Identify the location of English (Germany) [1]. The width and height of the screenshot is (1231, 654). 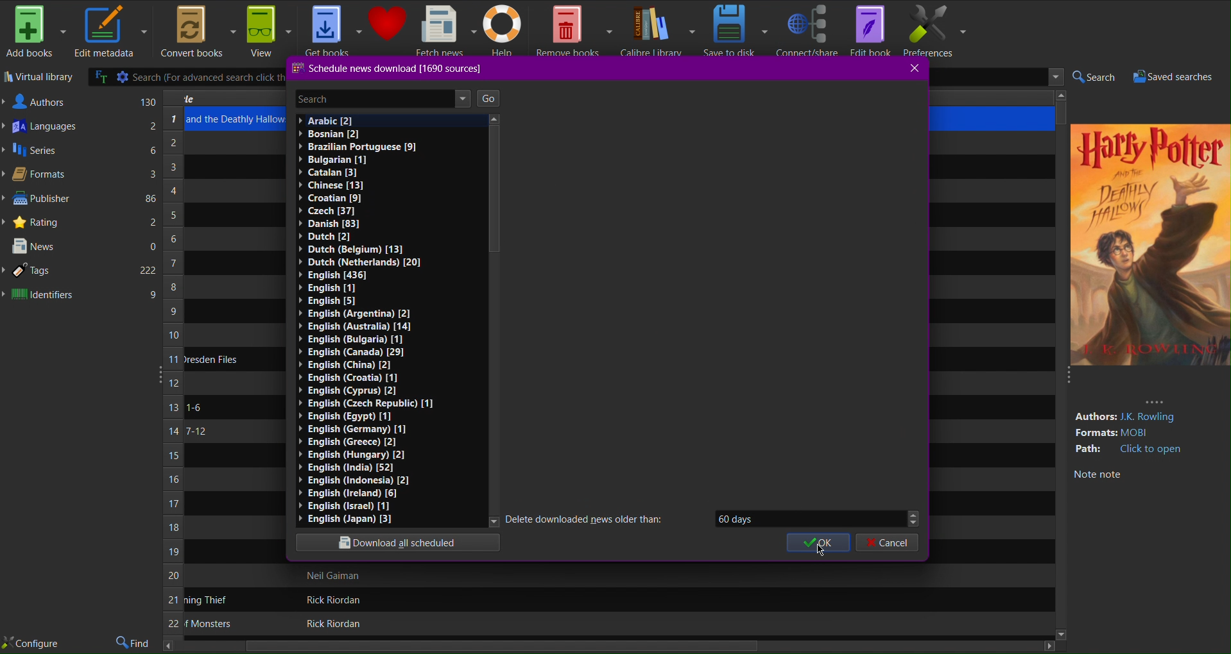
(352, 430).